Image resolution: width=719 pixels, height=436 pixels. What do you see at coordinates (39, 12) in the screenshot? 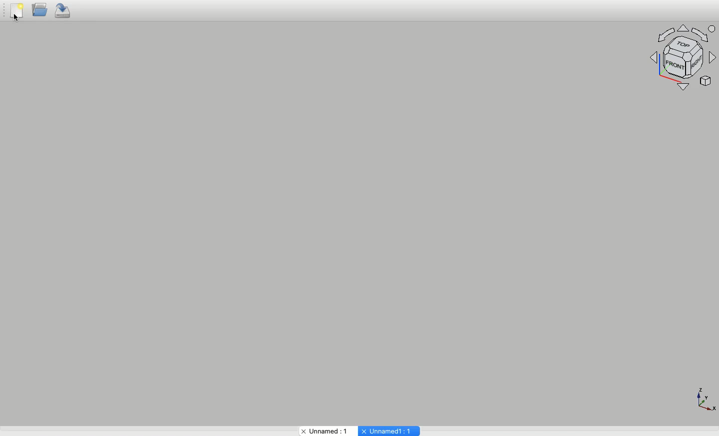
I see `Open` at bounding box center [39, 12].